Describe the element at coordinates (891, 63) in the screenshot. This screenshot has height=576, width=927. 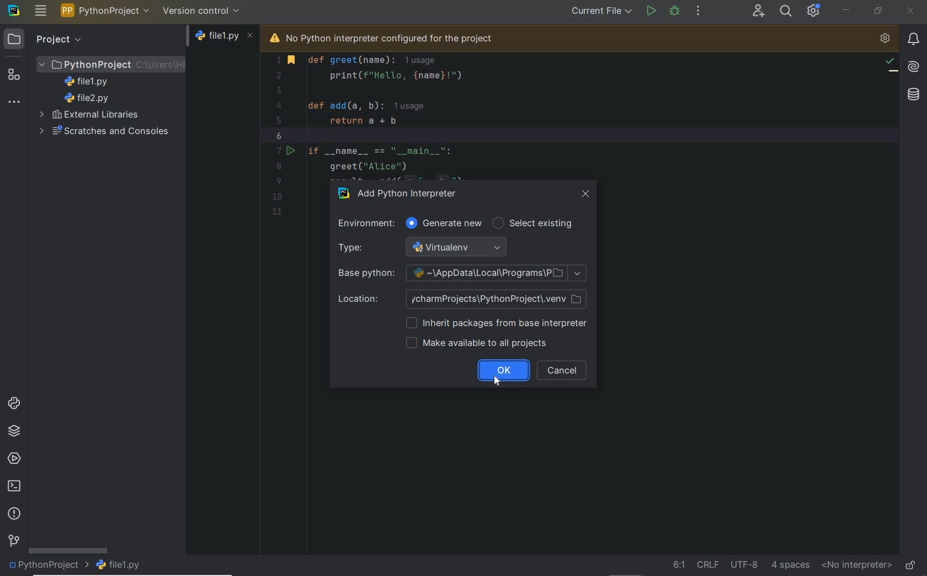
I see `no problema` at that location.